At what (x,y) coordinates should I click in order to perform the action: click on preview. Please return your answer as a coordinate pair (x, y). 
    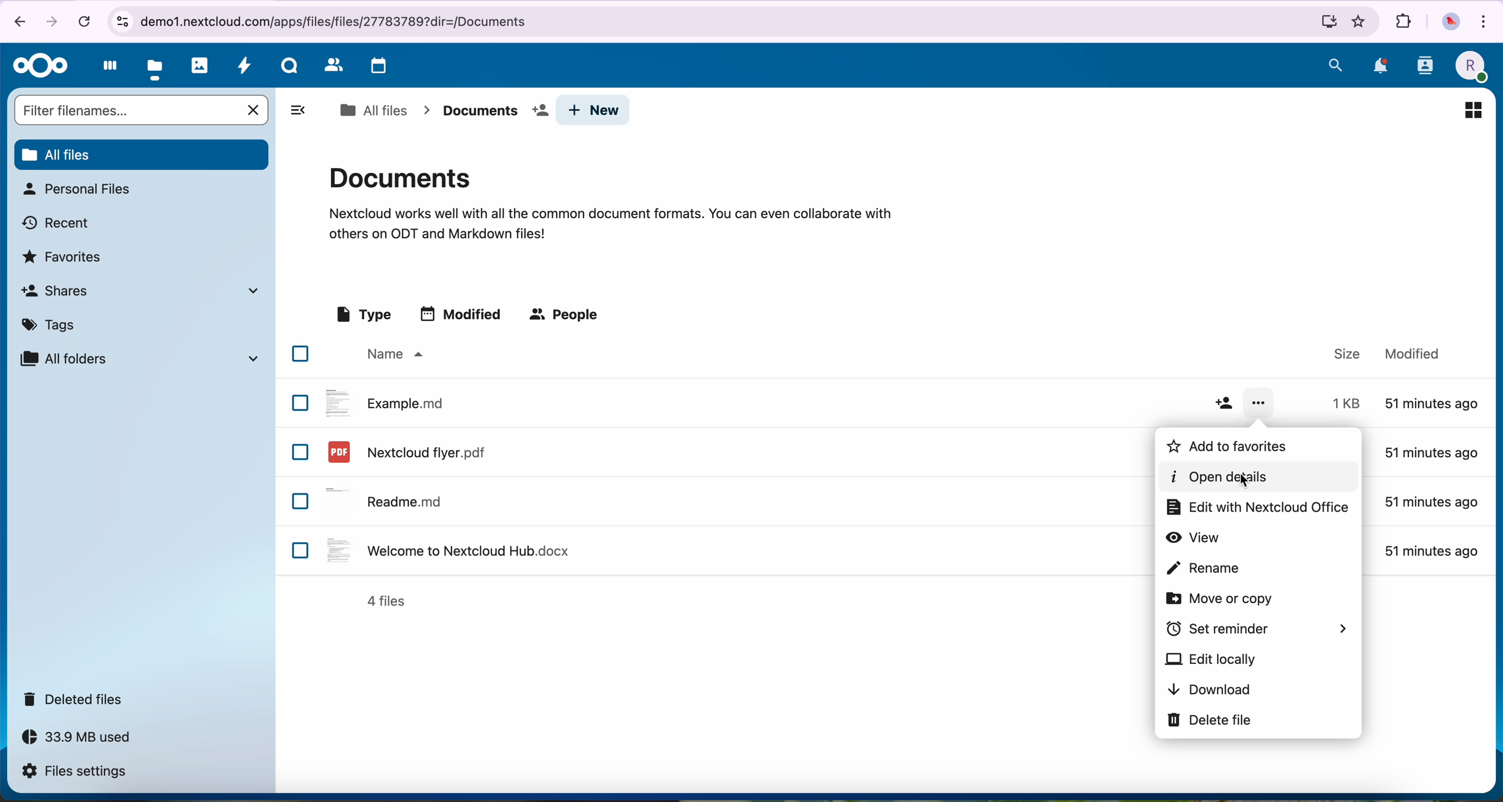
    Looking at the image, I should click on (1472, 108).